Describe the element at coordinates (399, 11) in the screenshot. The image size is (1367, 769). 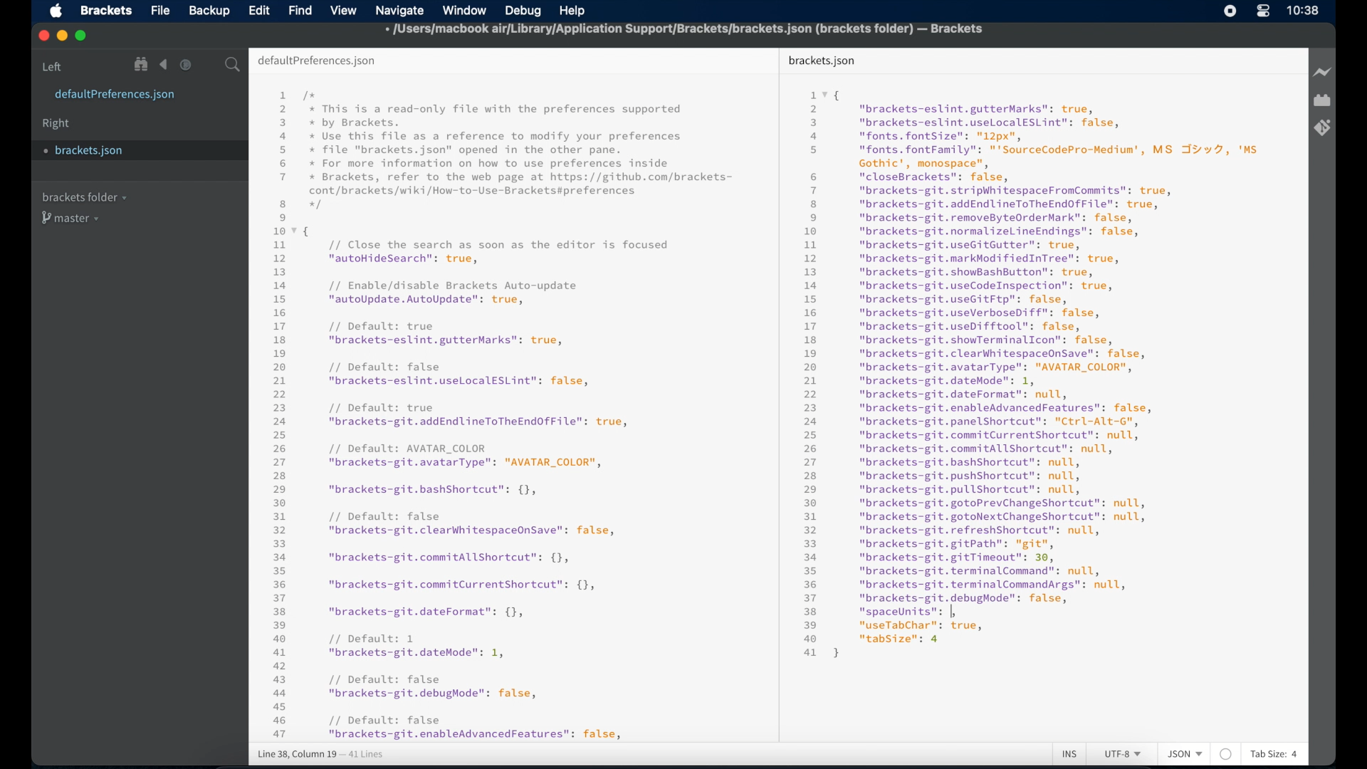
I see `navigate` at that location.